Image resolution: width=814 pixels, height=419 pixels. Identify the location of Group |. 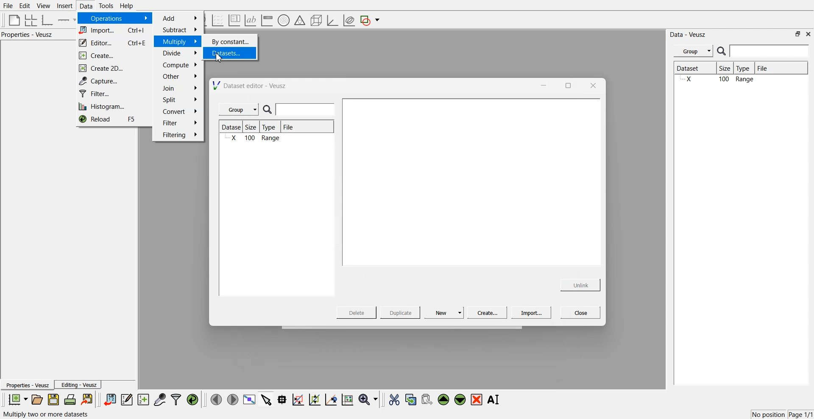
(240, 110).